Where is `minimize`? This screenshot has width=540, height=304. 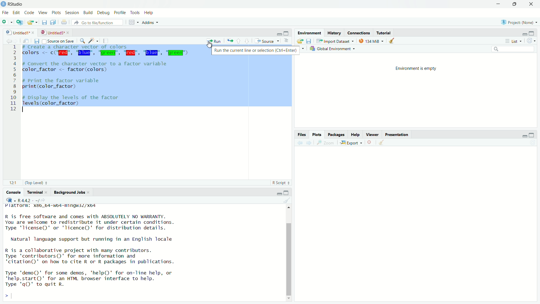
minimize is located at coordinates (278, 33).